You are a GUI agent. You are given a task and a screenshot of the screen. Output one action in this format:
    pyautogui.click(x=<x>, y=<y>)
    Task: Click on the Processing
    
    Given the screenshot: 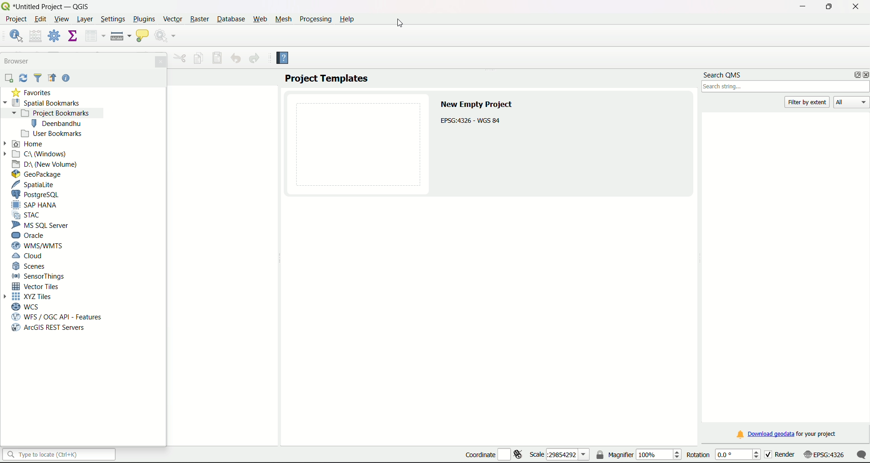 What is the action you would take?
    pyautogui.click(x=315, y=19)
    